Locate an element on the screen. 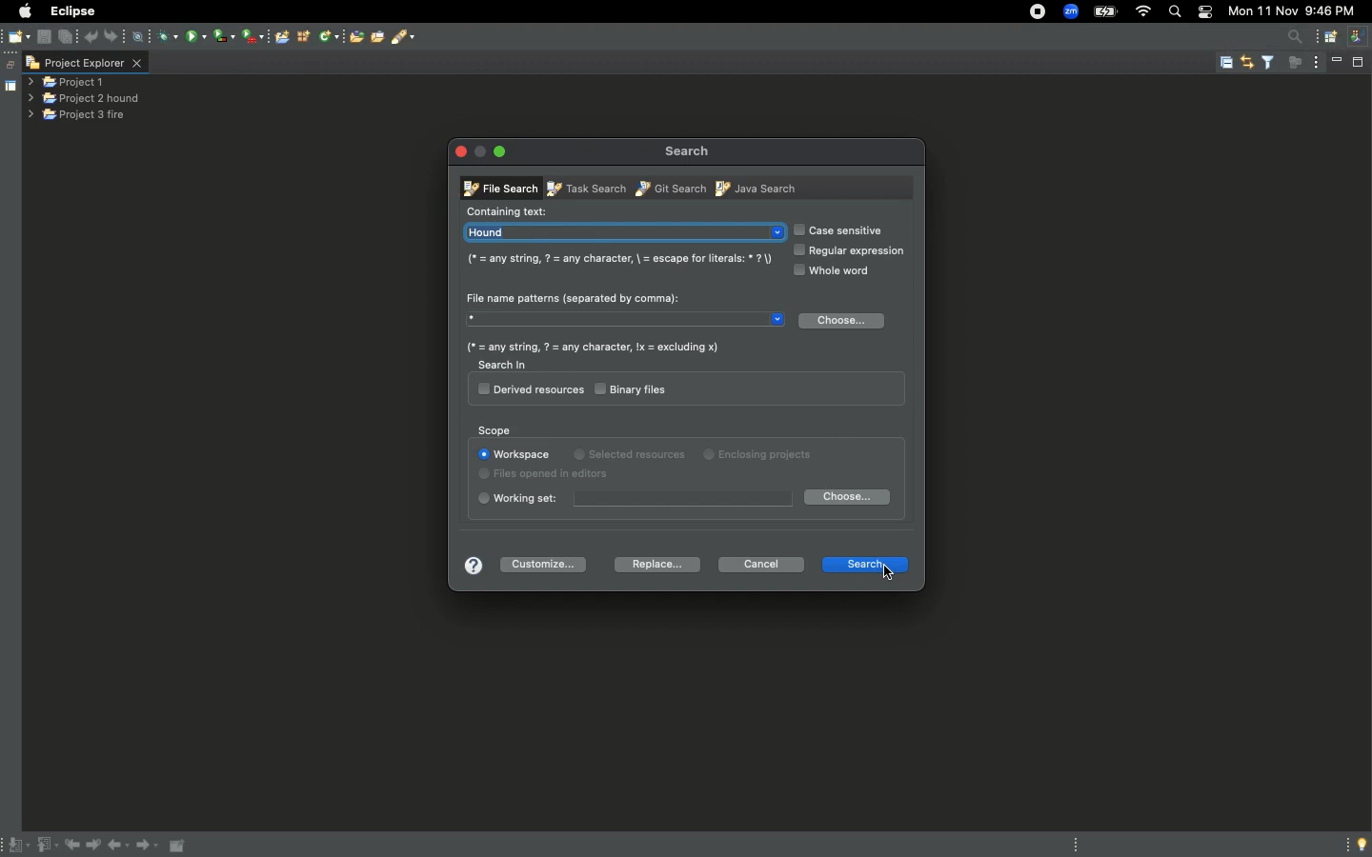 This screenshot has width=1372, height=857. Mon 11 Nov 9:45 PM is located at coordinates (1298, 10).